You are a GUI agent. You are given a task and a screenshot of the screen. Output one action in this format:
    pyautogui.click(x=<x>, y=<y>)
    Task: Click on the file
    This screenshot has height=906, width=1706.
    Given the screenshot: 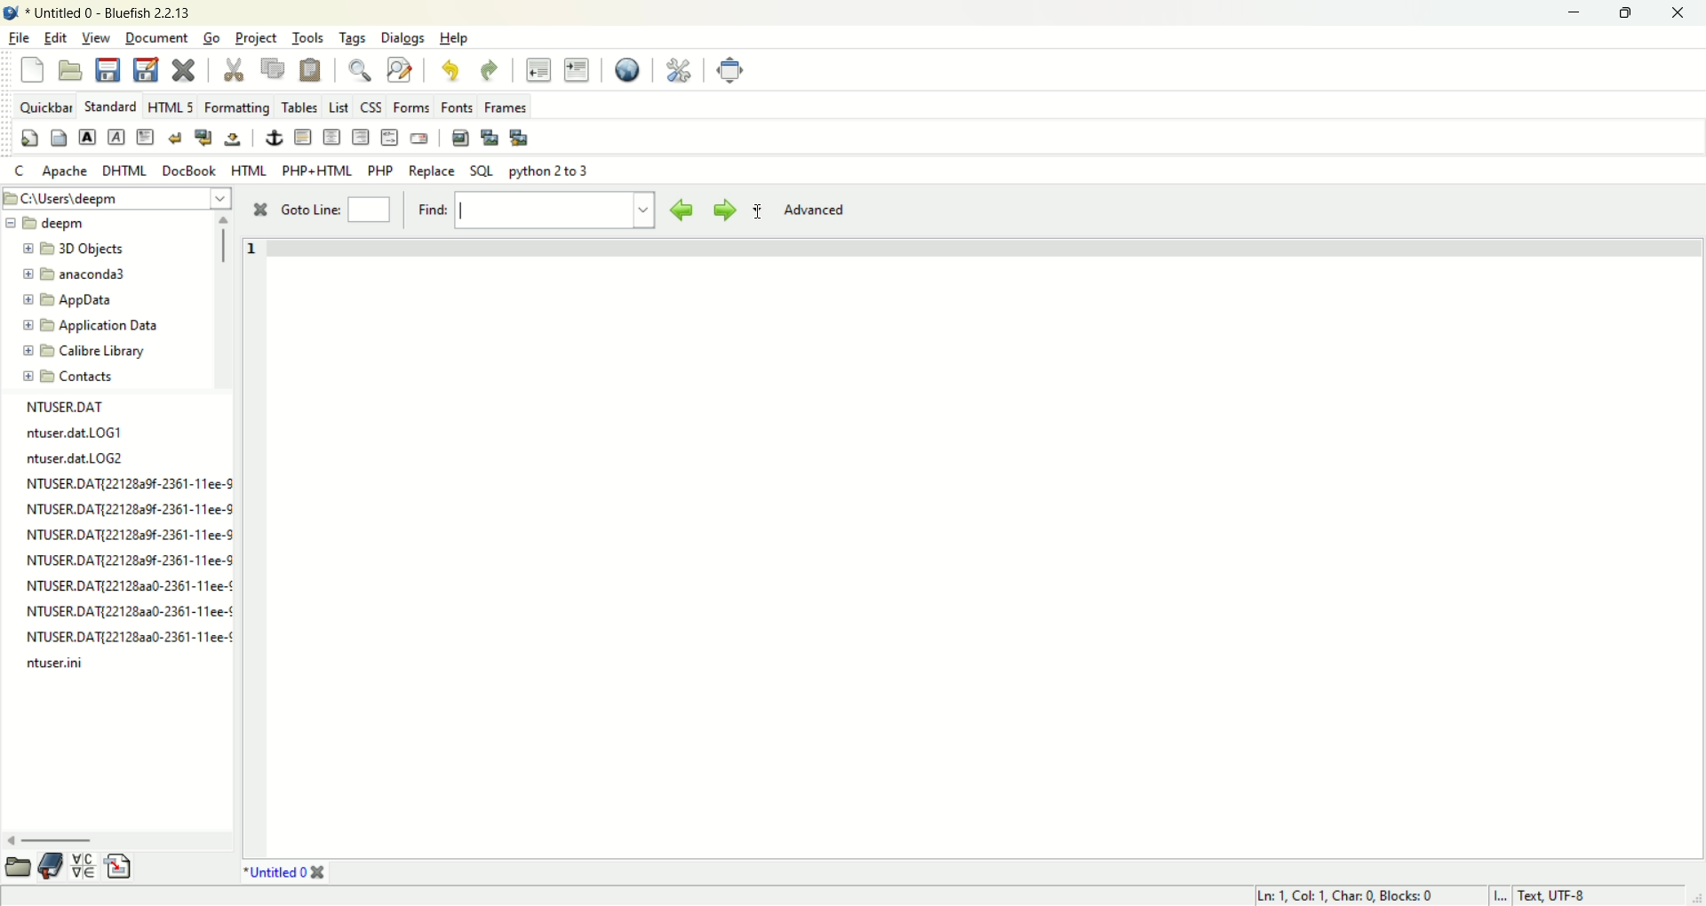 What is the action you would take?
    pyautogui.click(x=20, y=36)
    